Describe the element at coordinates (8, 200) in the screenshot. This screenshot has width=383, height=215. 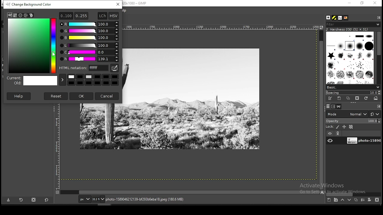
I see `save tool preset` at that location.